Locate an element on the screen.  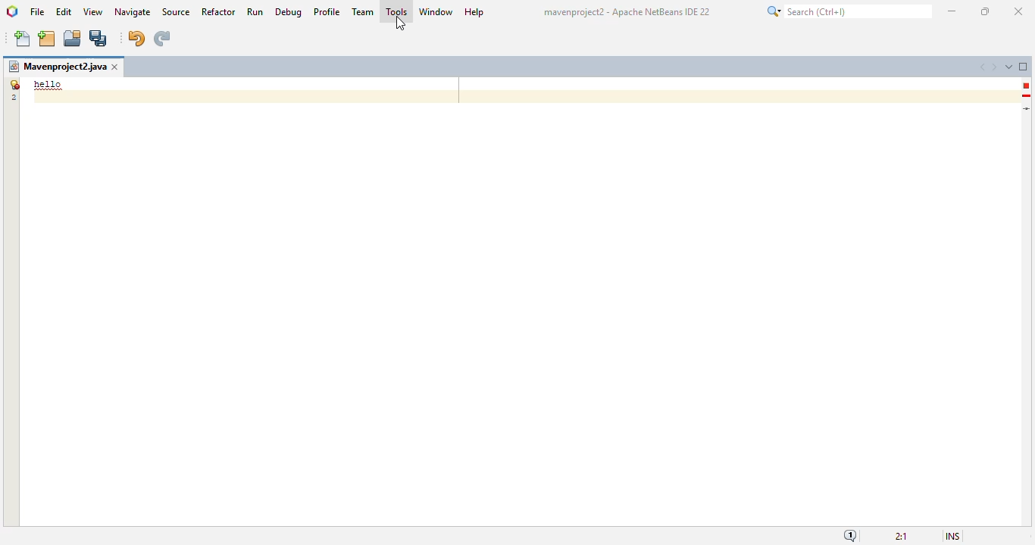
view is located at coordinates (93, 12).